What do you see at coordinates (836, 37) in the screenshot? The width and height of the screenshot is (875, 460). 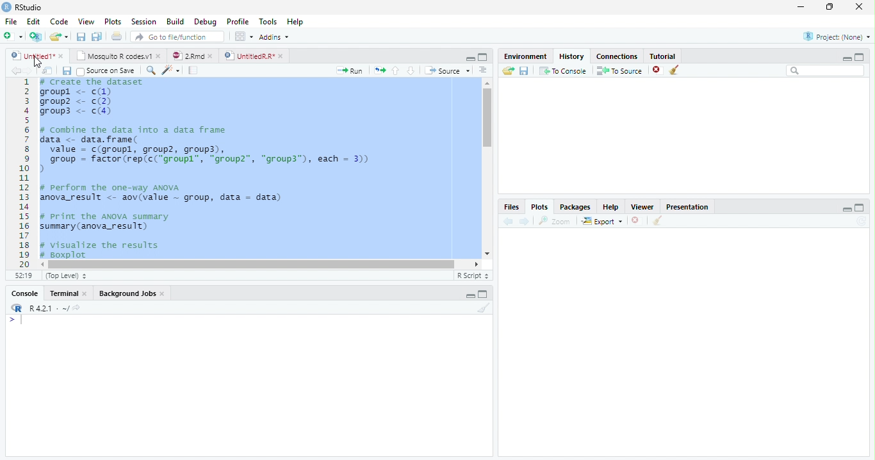 I see `Project (None)` at bounding box center [836, 37].